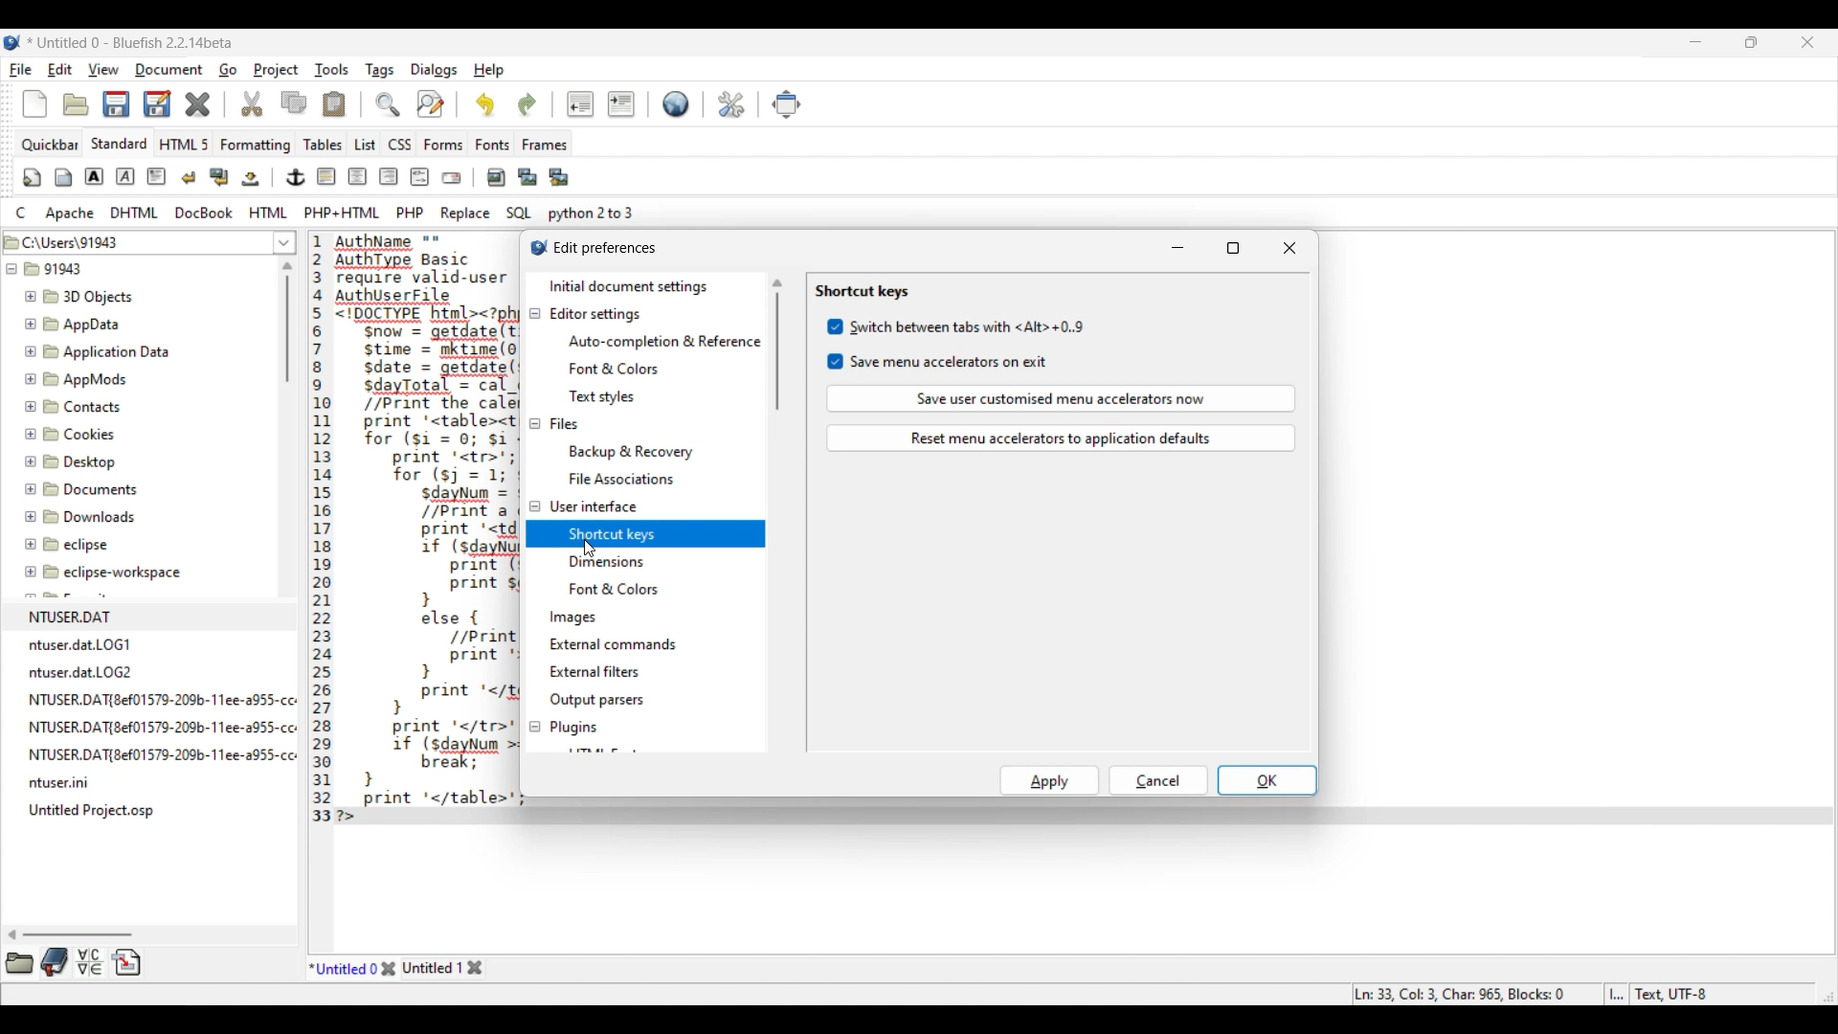  What do you see at coordinates (379, 70) in the screenshot?
I see `Tags menu` at bounding box center [379, 70].